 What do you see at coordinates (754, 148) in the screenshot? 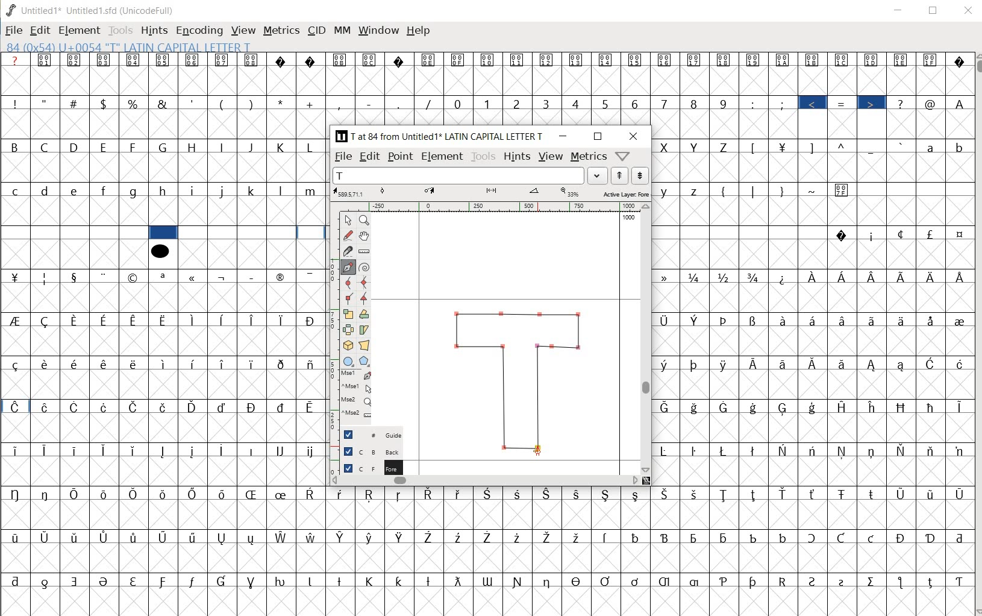
I see `[` at bounding box center [754, 148].